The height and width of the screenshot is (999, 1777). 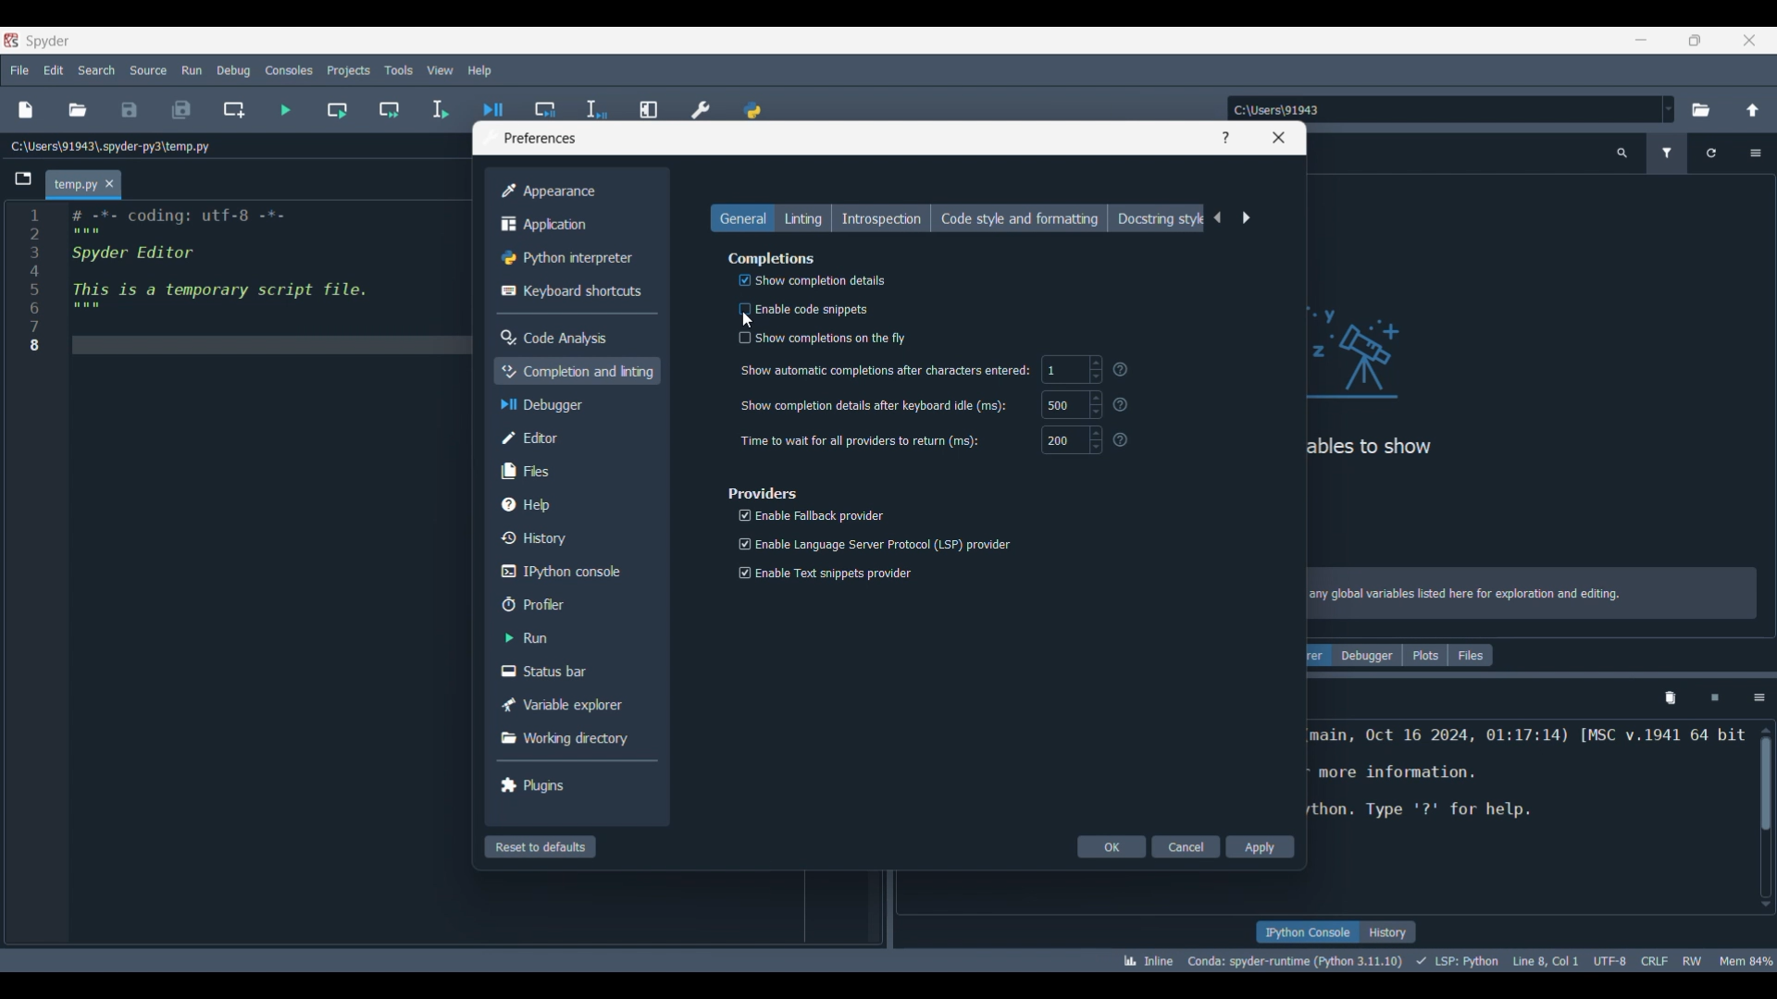 I want to click on History, so click(x=575, y=537).